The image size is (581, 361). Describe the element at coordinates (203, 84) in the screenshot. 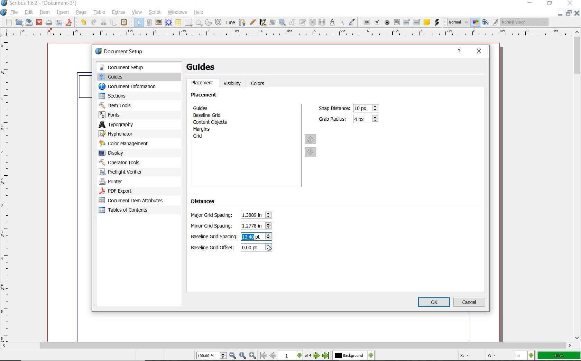

I see `placement` at that location.